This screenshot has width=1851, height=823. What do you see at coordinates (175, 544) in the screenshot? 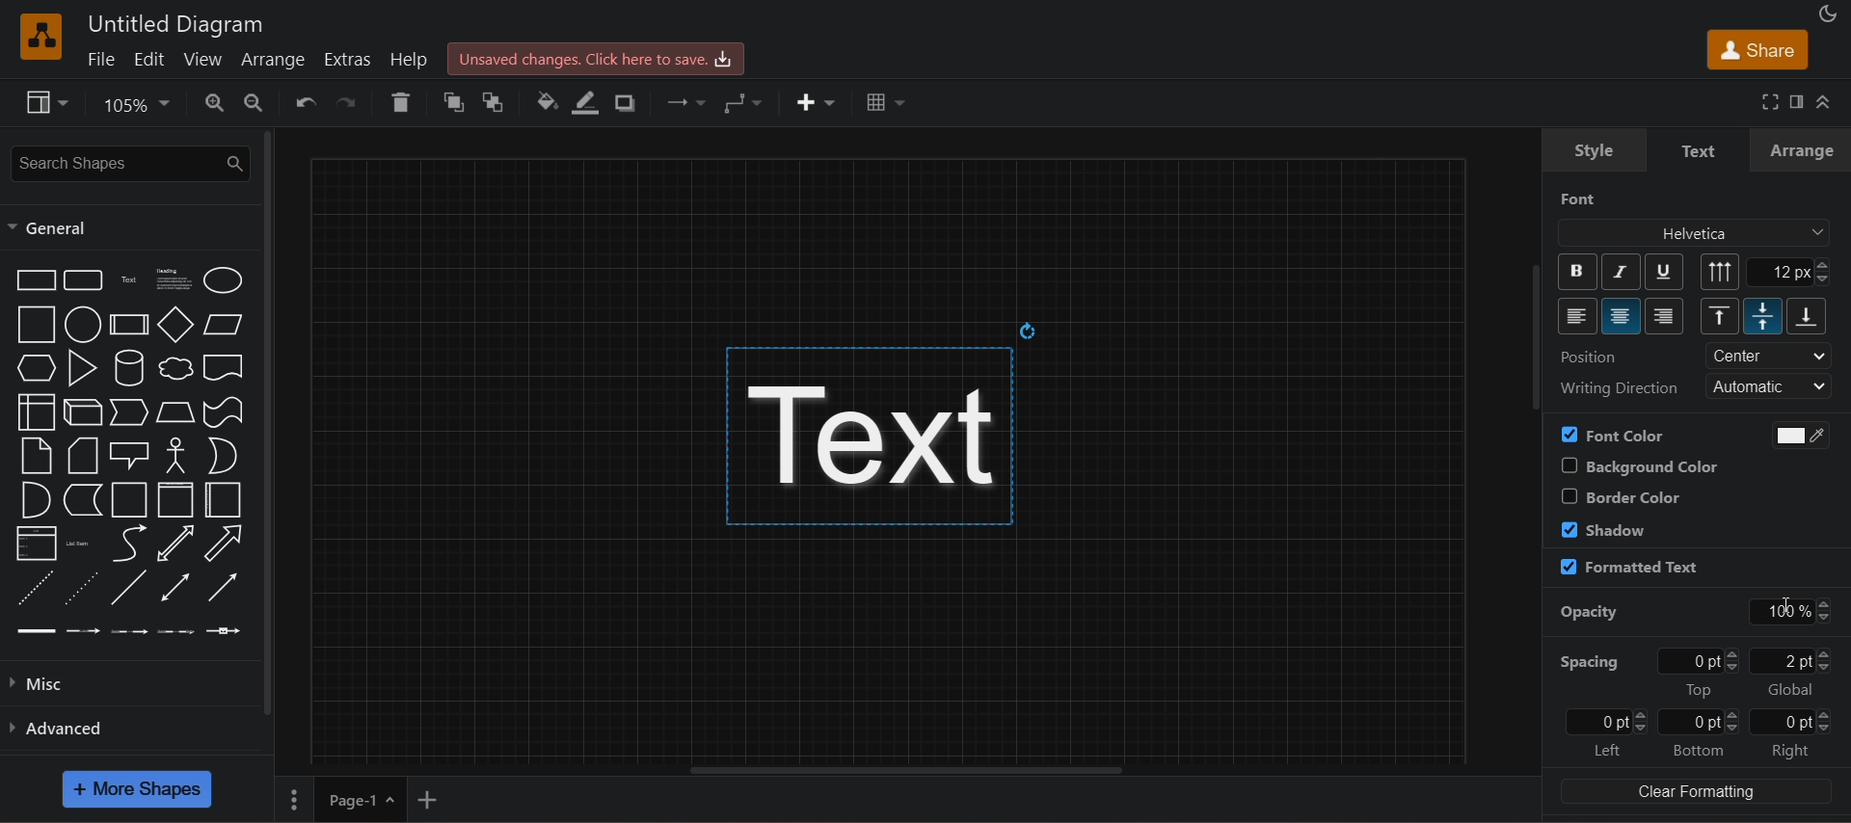
I see `bidirectional arrow` at bounding box center [175, 544].